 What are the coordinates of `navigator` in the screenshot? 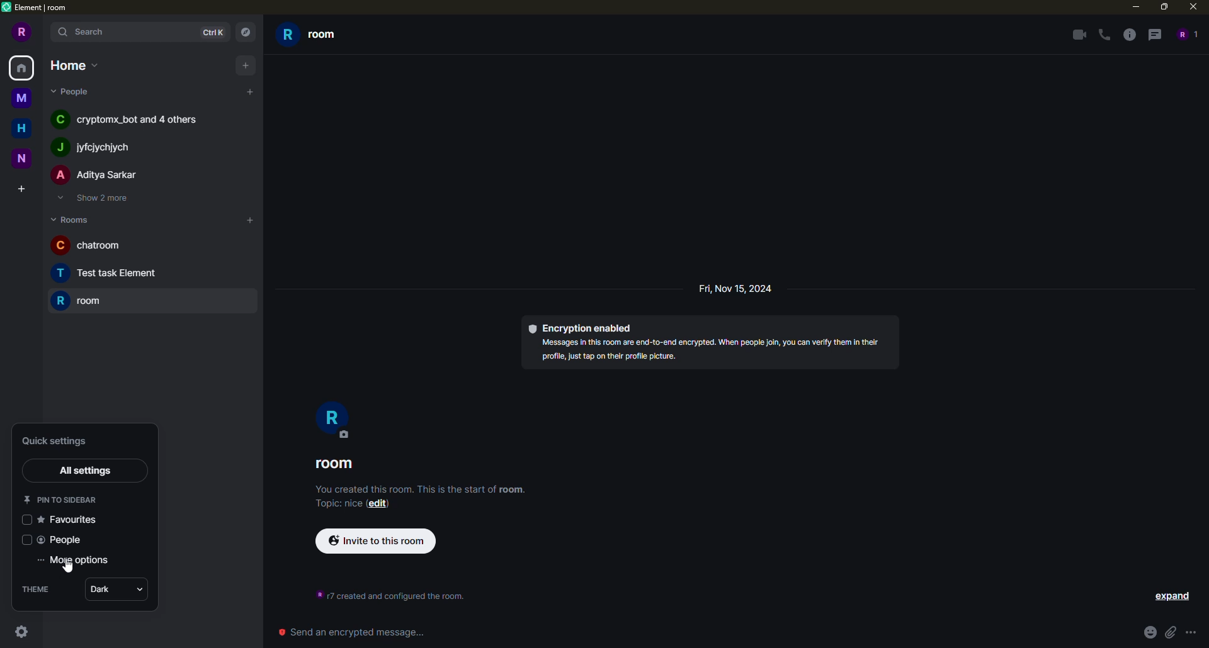 It's located at (246, 31).